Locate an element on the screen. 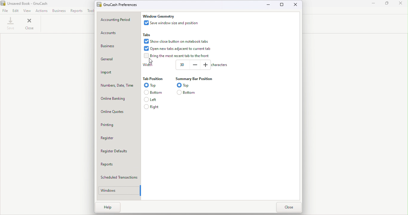 The height and width of the screenshot is (215, 408). decrease is located at coordinates (195, 64).